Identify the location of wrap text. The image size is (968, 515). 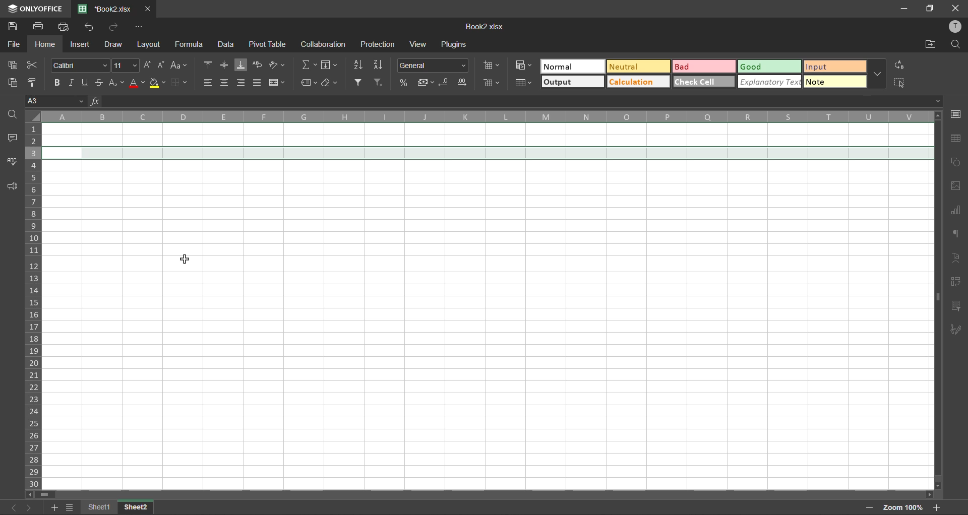
(259, 65).